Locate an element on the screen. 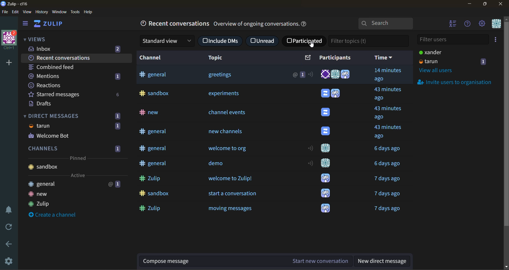 This screenshot has width=509, height=270. settings is located at coordinates (8, 262).